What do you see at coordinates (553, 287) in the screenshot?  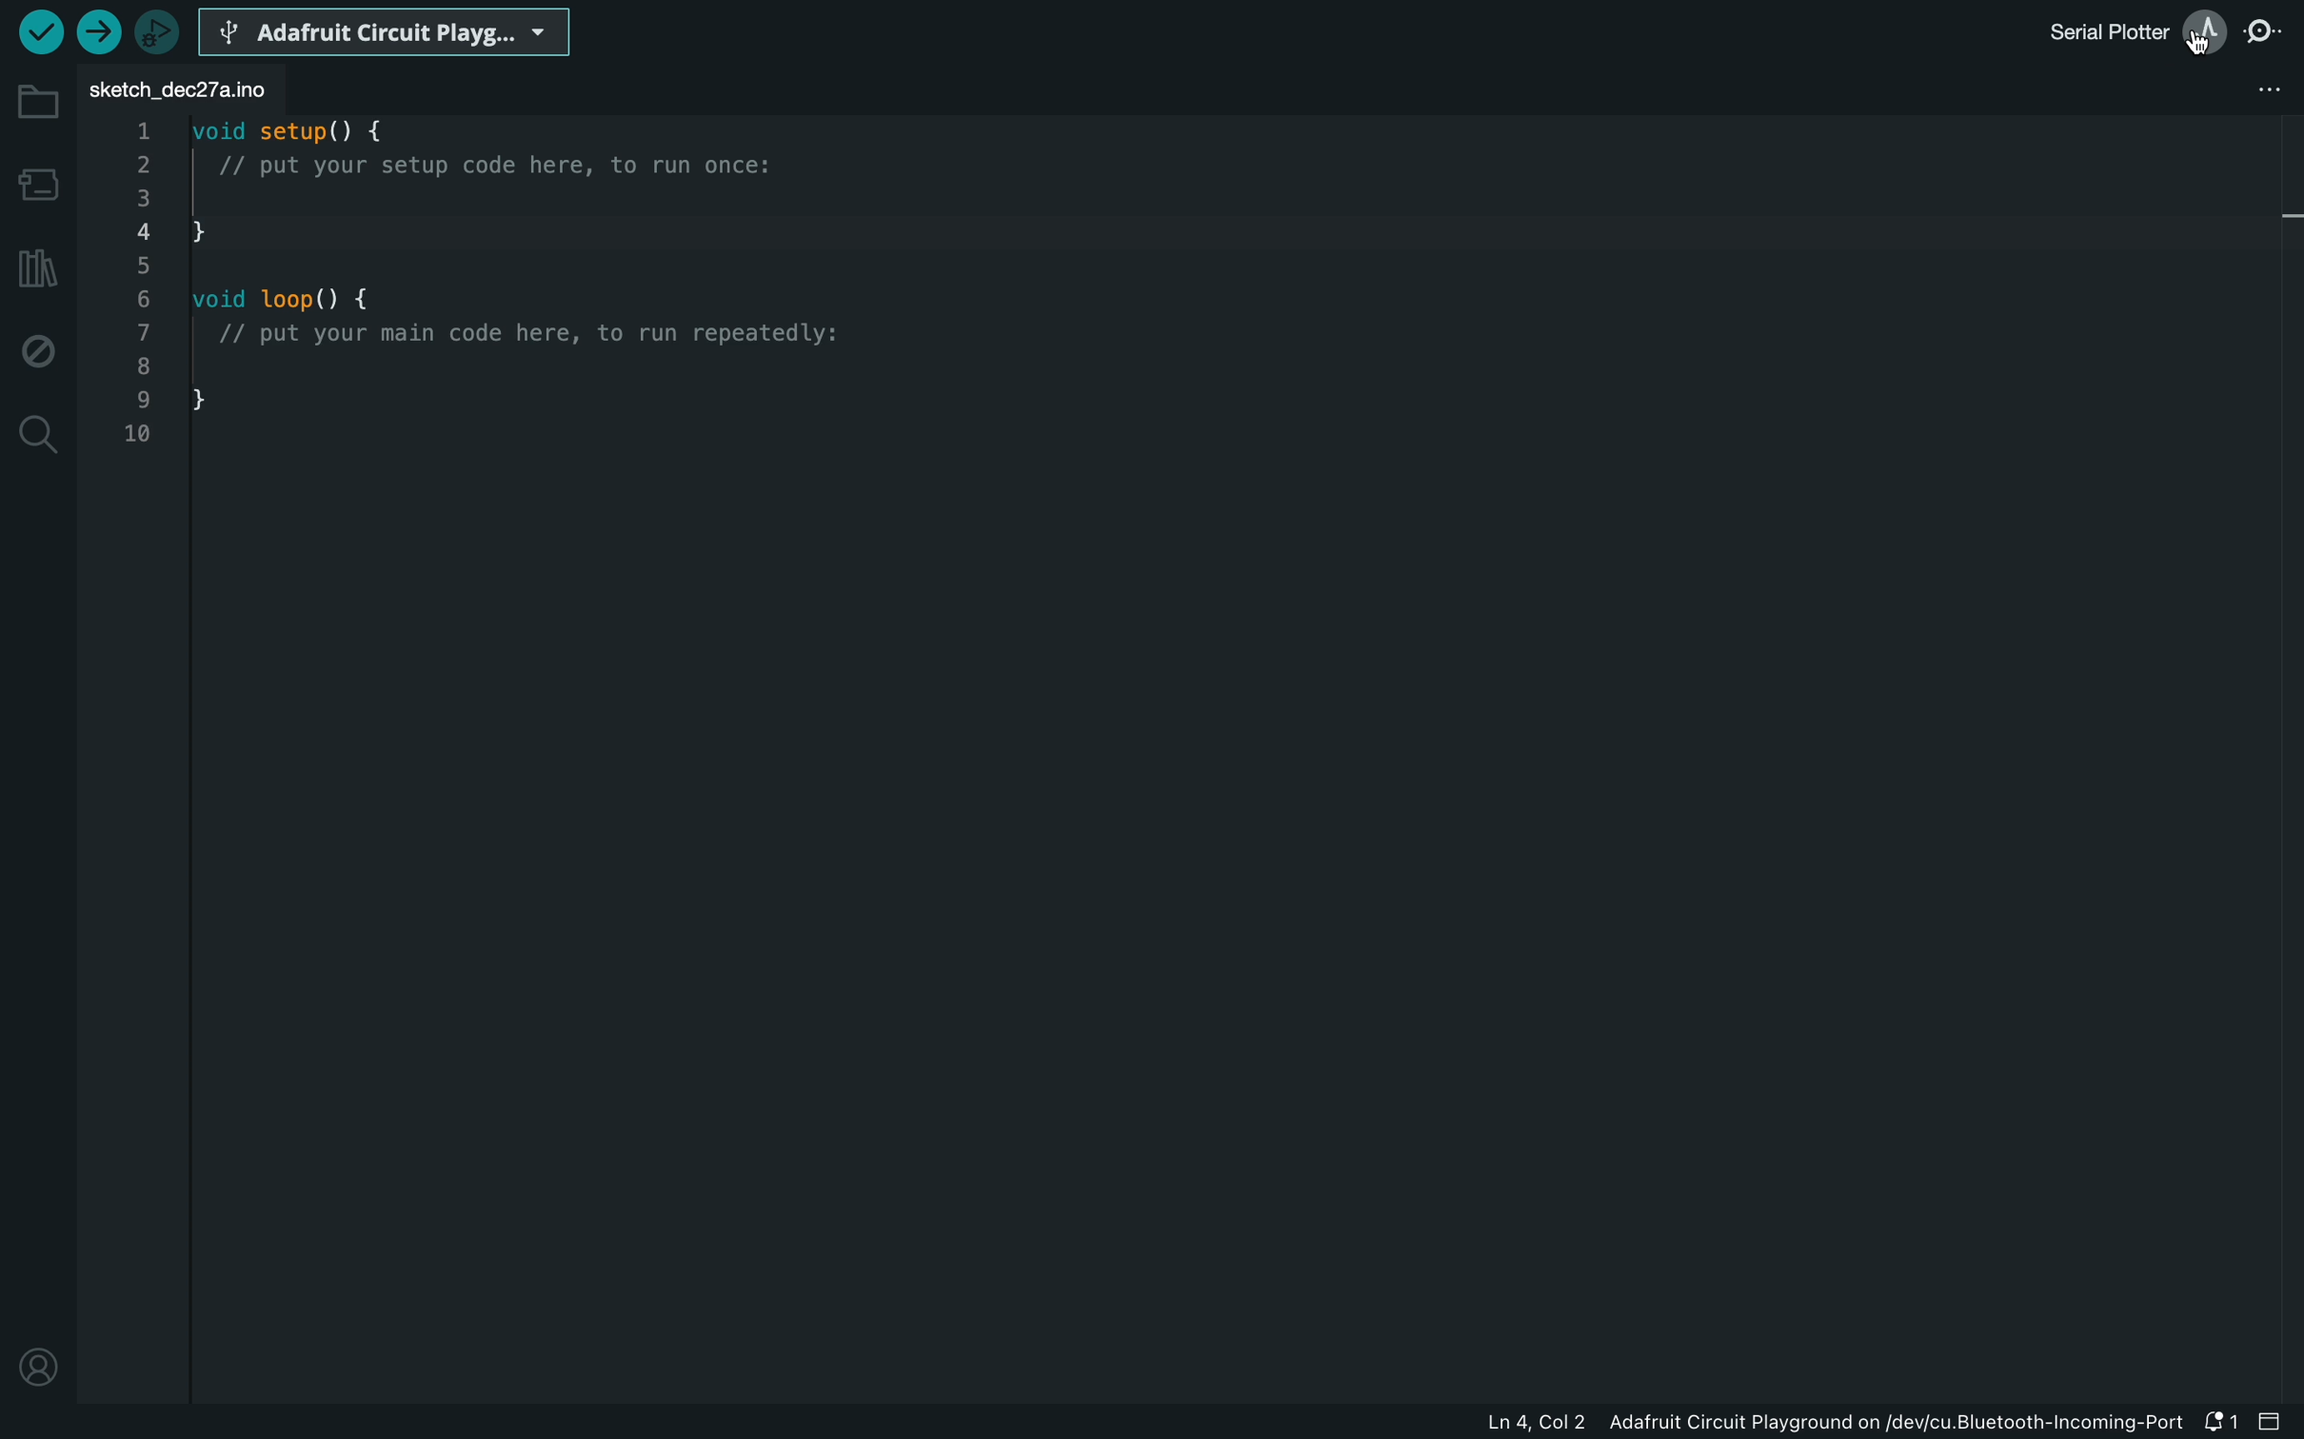 I see `code` at bounding box center [553, 287].